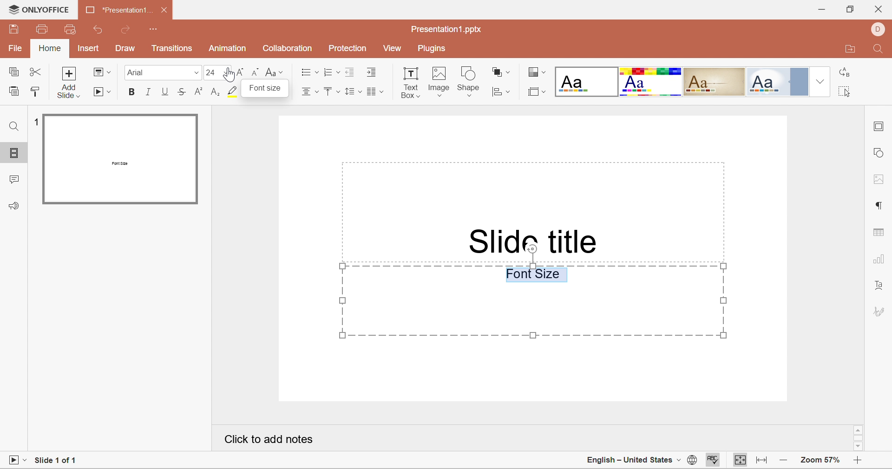  Describe the element at coordinates (165, 91) in the screenshot. I see `Underline` at that location.